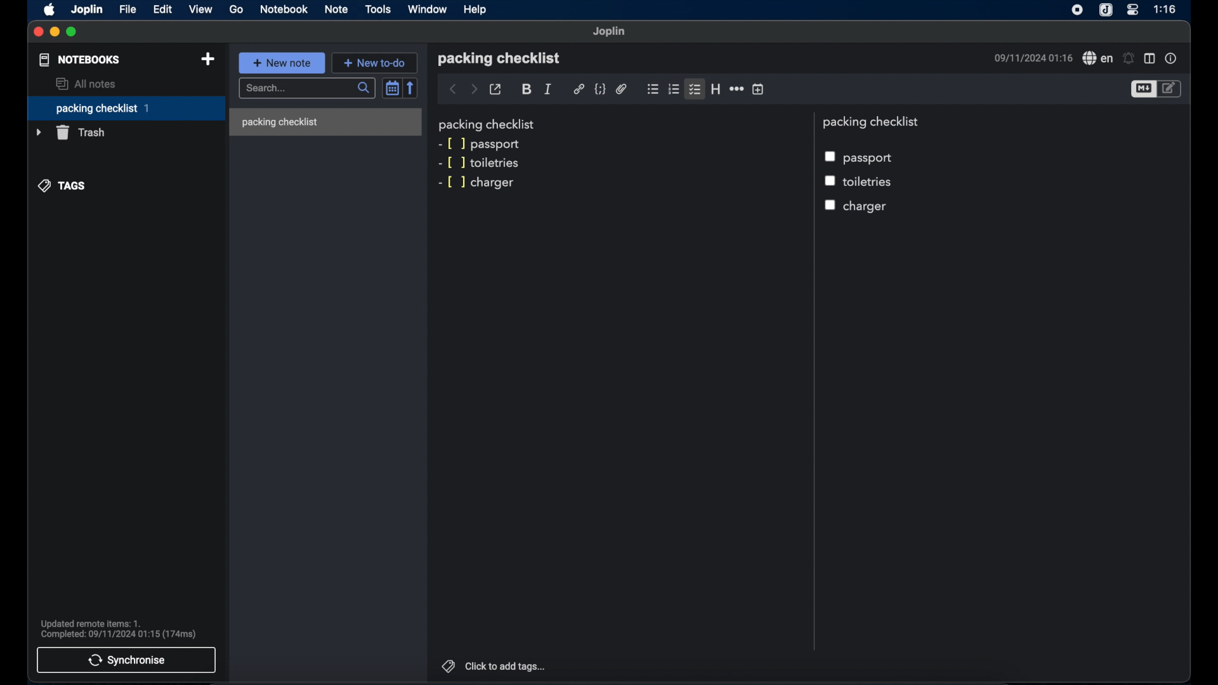 This screenshot has width=1218, height=685. What do you see at coordinates (207, 59) in the screenshot?
I see `new notebook` at bounding box center [207, 59].